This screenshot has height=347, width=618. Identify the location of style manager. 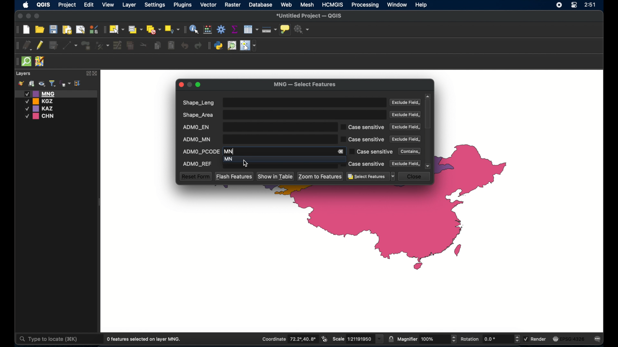
(94, 29).